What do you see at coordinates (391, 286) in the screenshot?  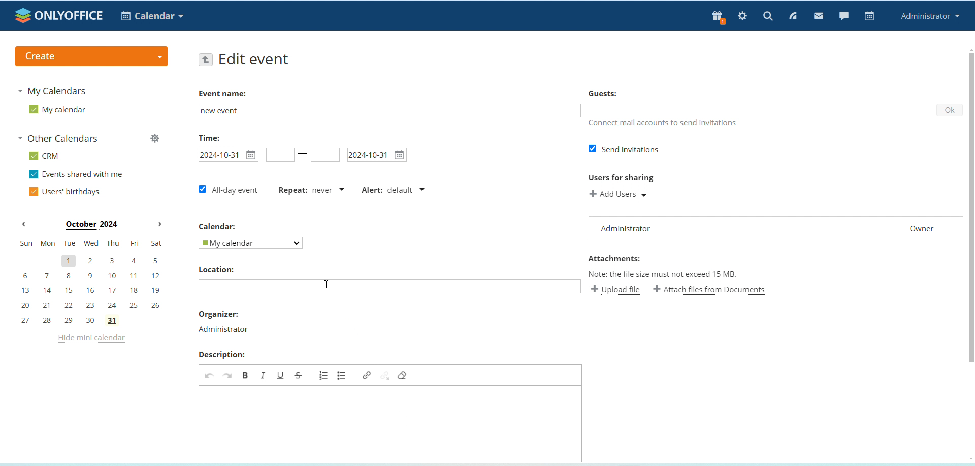 I see `edit location field selected` at bounding box center [391, 286].